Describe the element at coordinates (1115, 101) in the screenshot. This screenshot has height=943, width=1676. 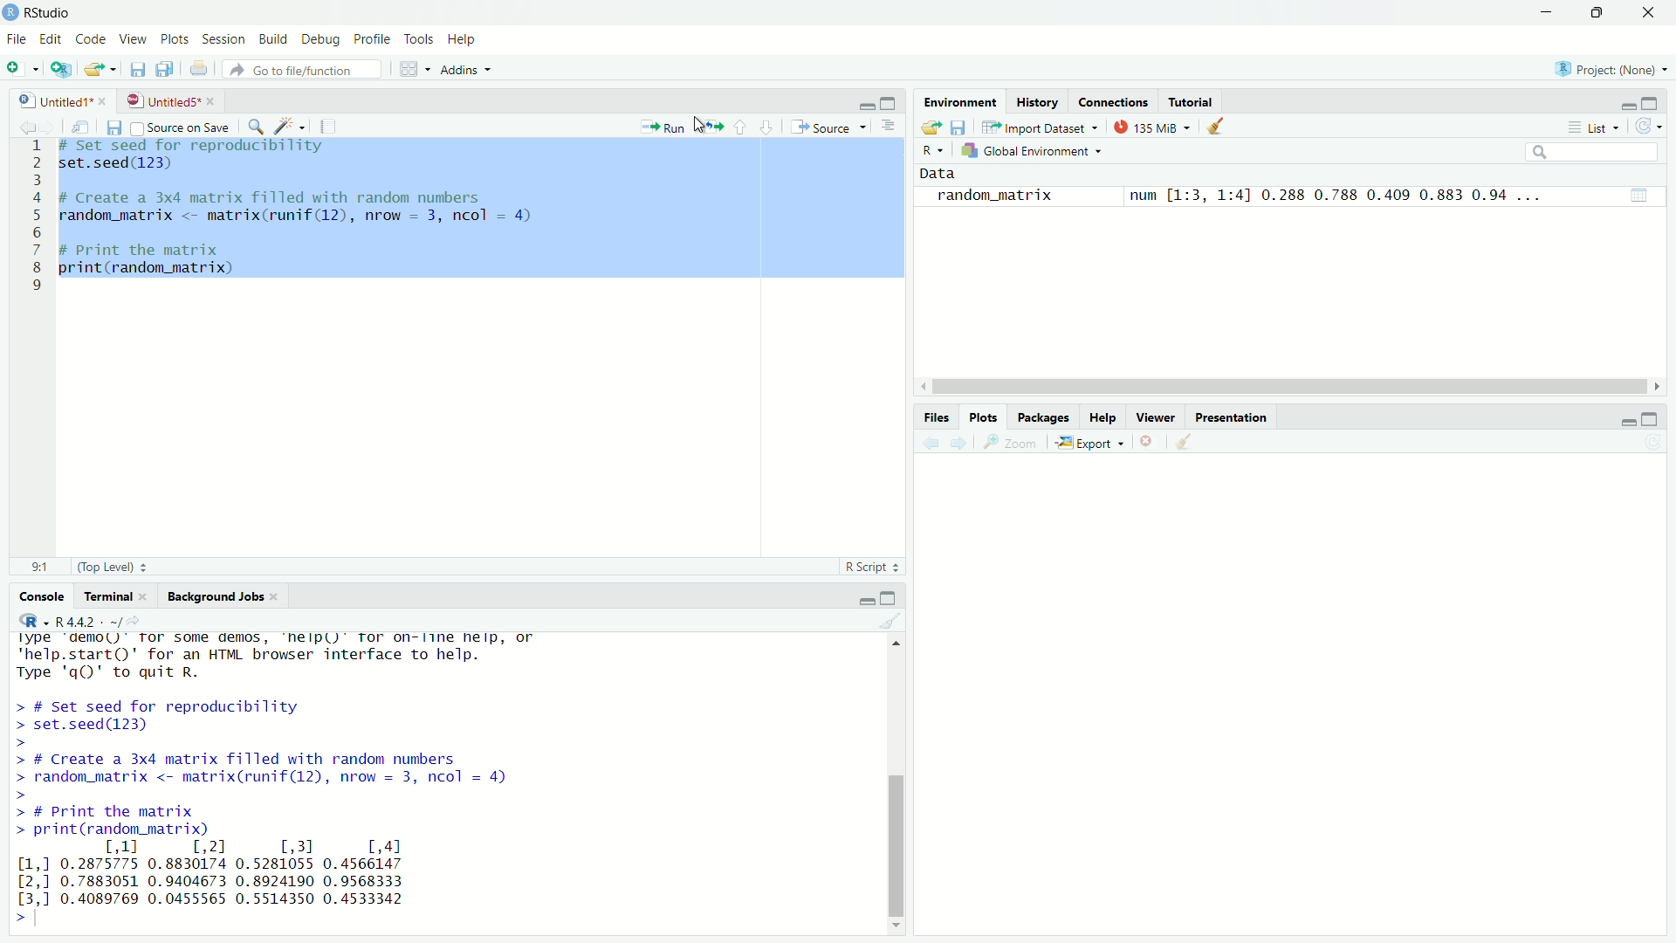
I see `Connections` at that location.